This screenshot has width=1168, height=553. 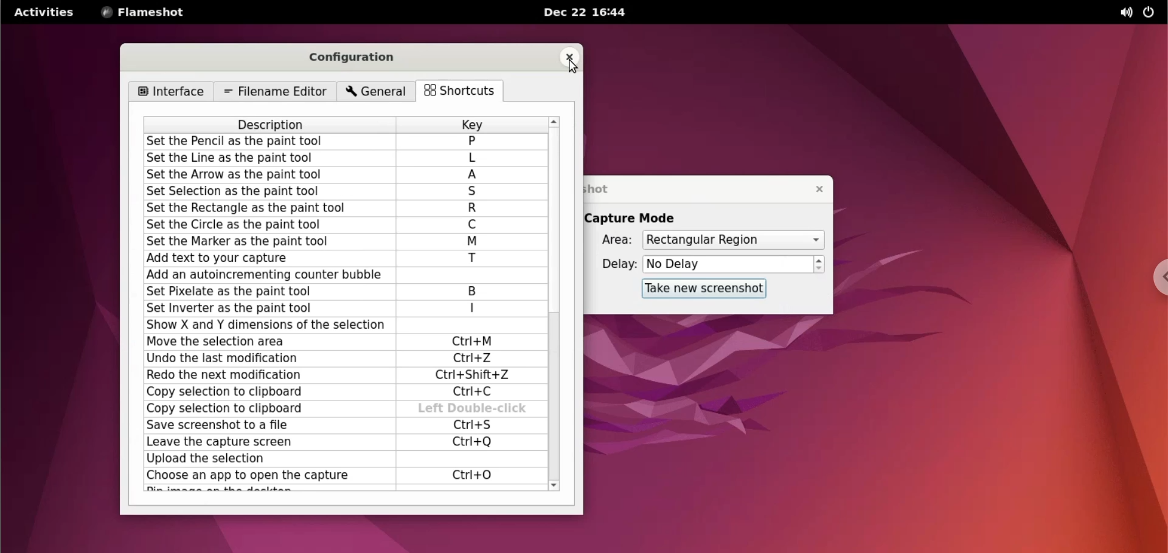 What do you see at coordinates (473, 308) in the screenshot?
I see `I ` at bounding box center [473, 308].